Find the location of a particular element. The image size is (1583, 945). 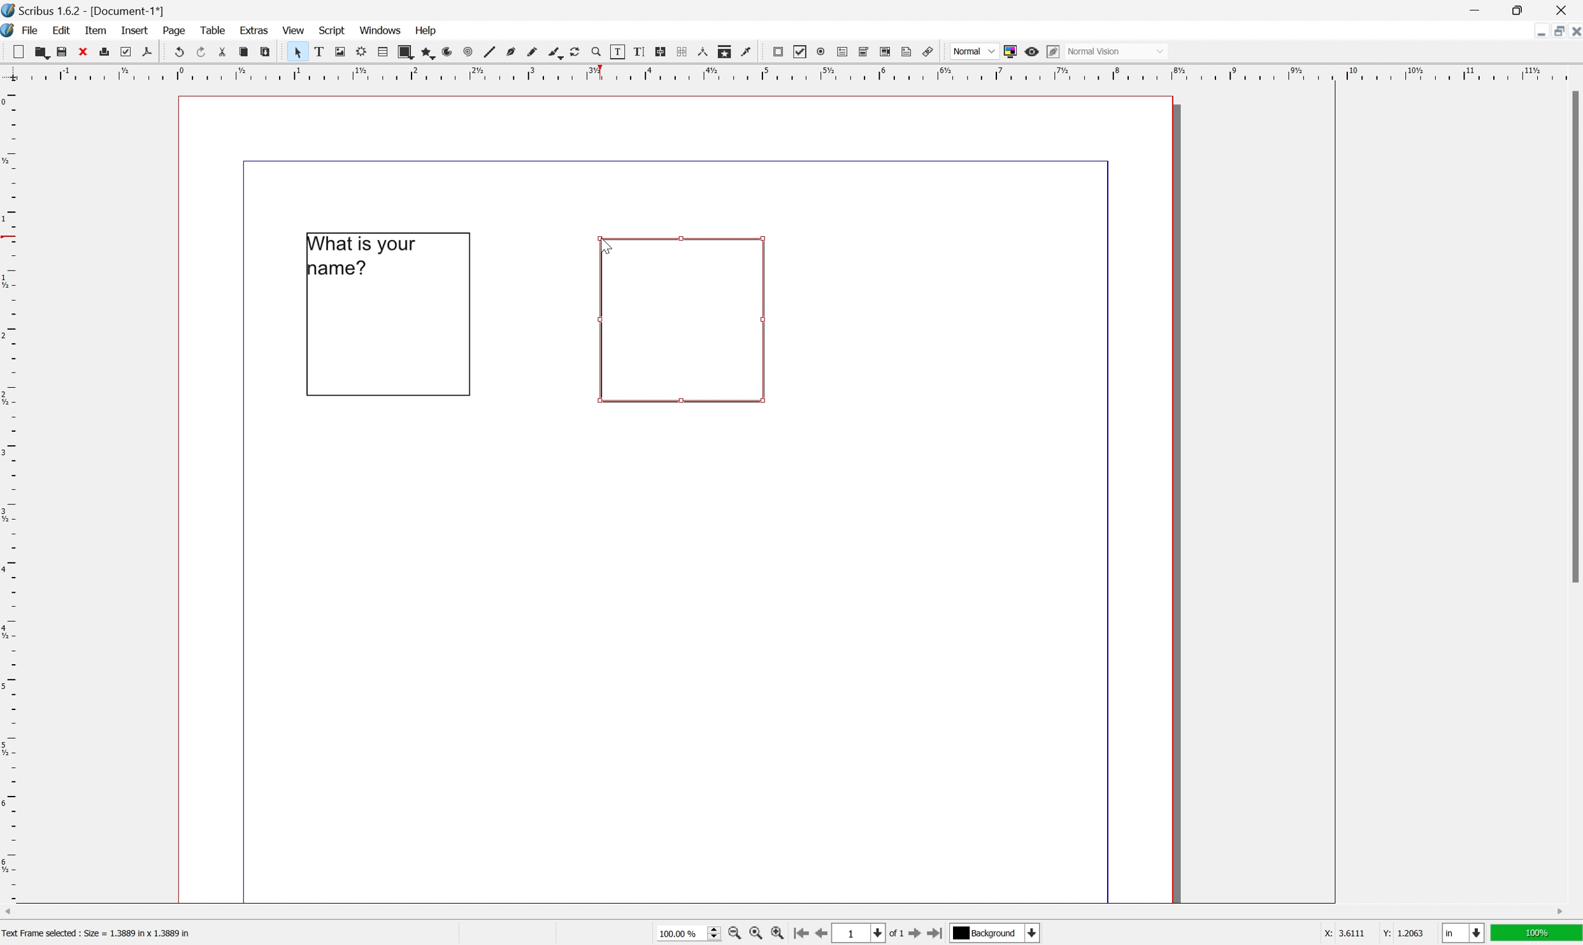

cursor is located at coordinates (608, 248).